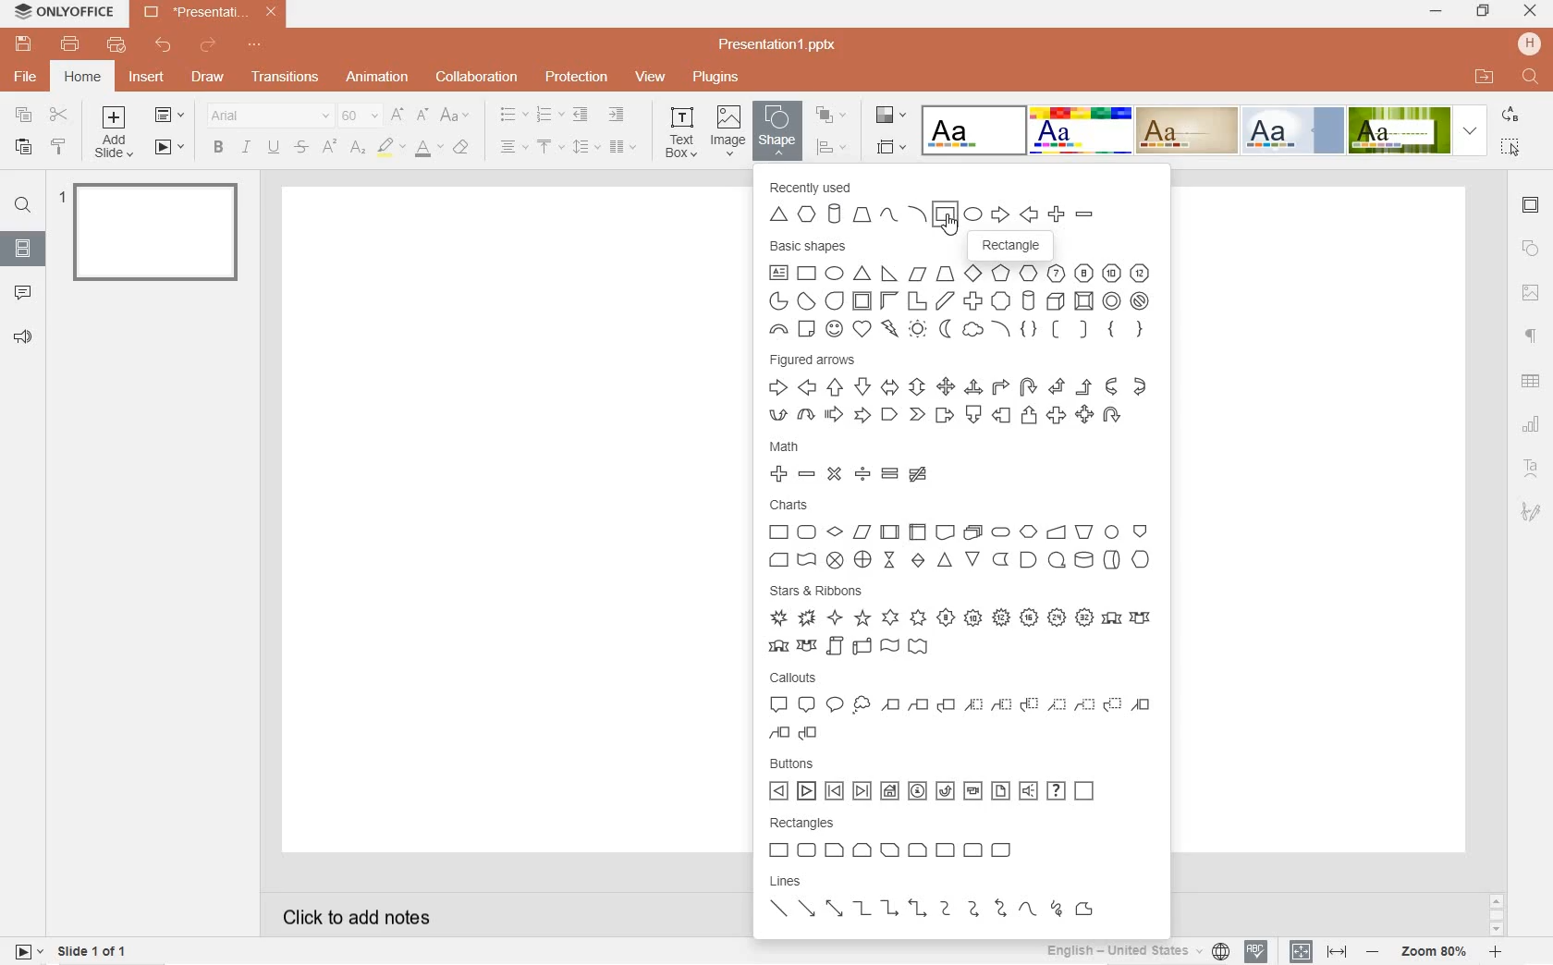  I want to click on Trapezium, so click(862, 215).